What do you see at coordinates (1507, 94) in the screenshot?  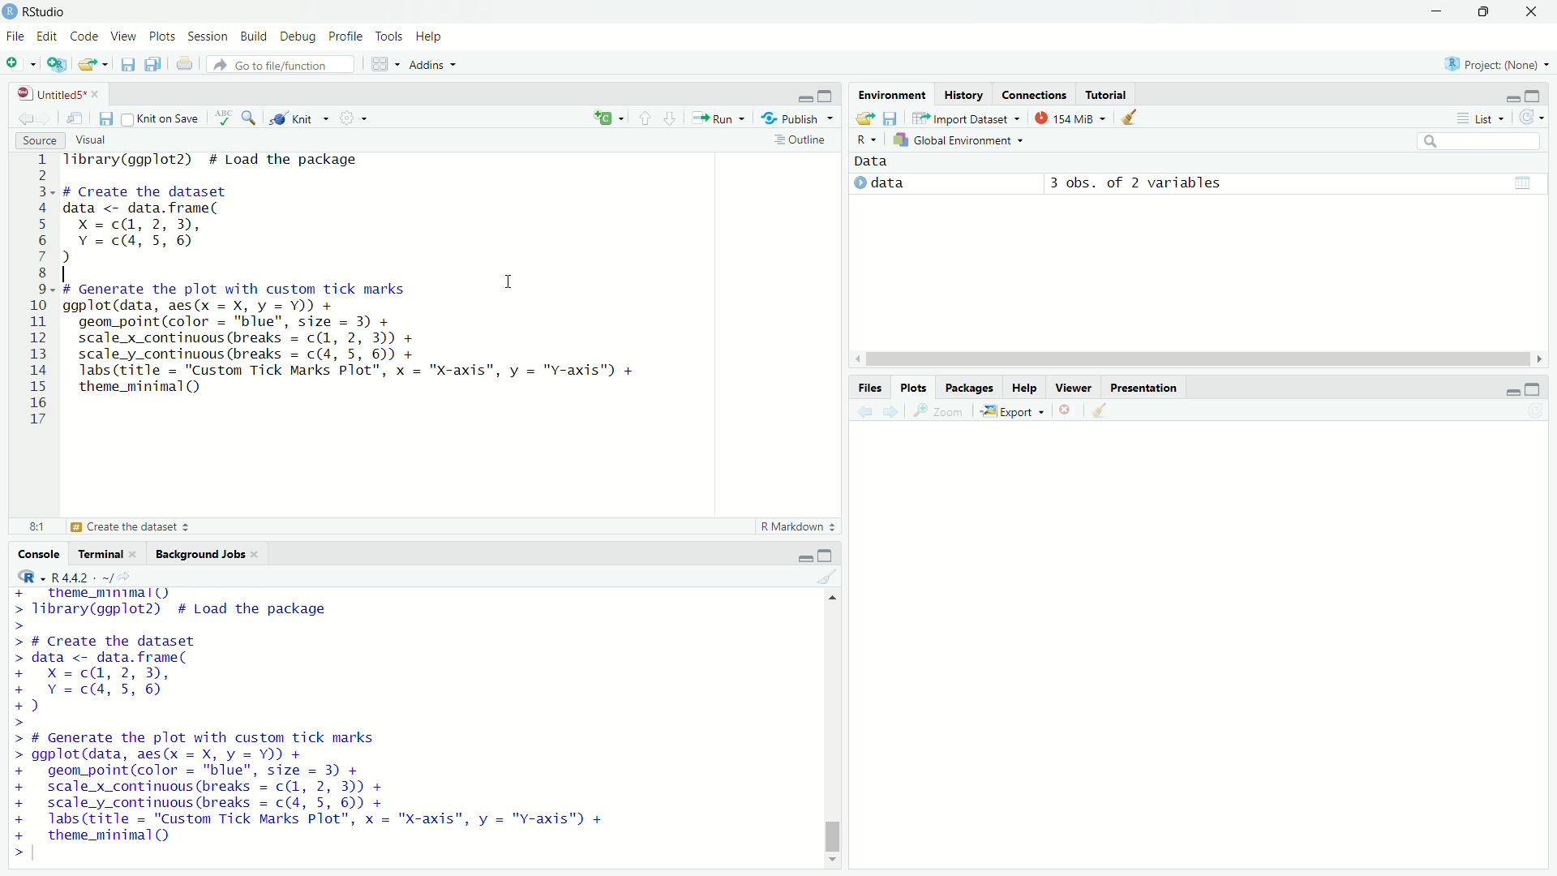 I see `minimize` at bounding box center [1507, 94].